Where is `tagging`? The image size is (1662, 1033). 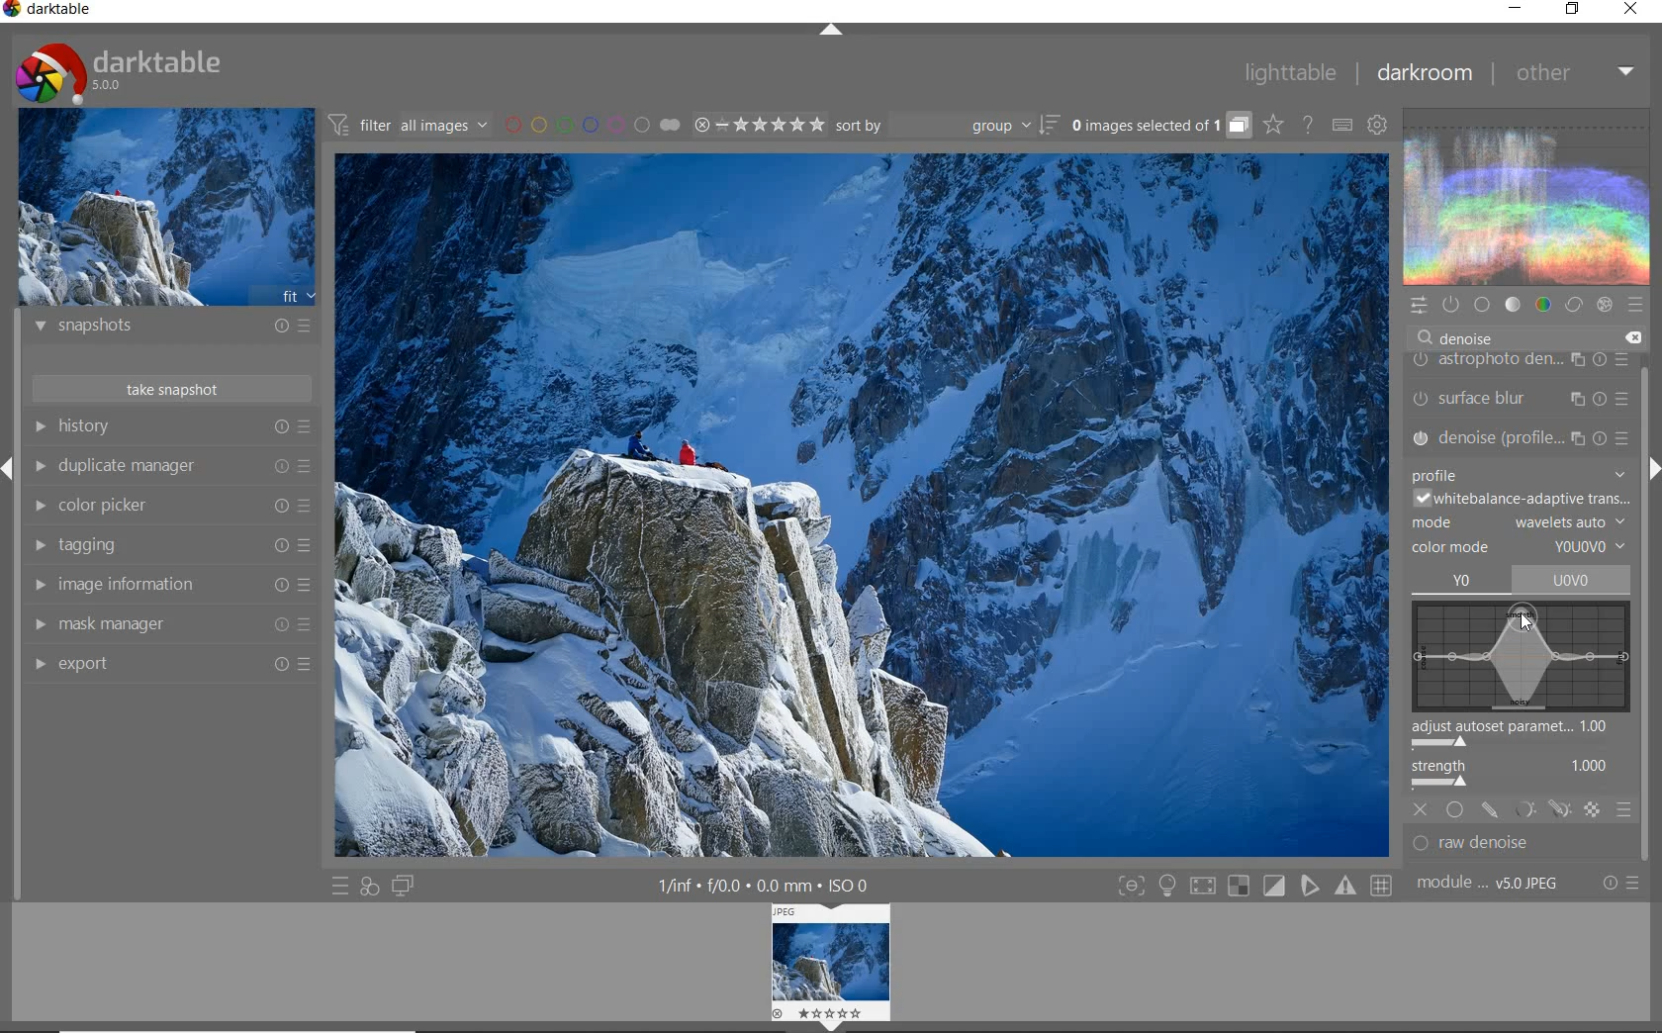 tagging is located at coordinates (170, 546).